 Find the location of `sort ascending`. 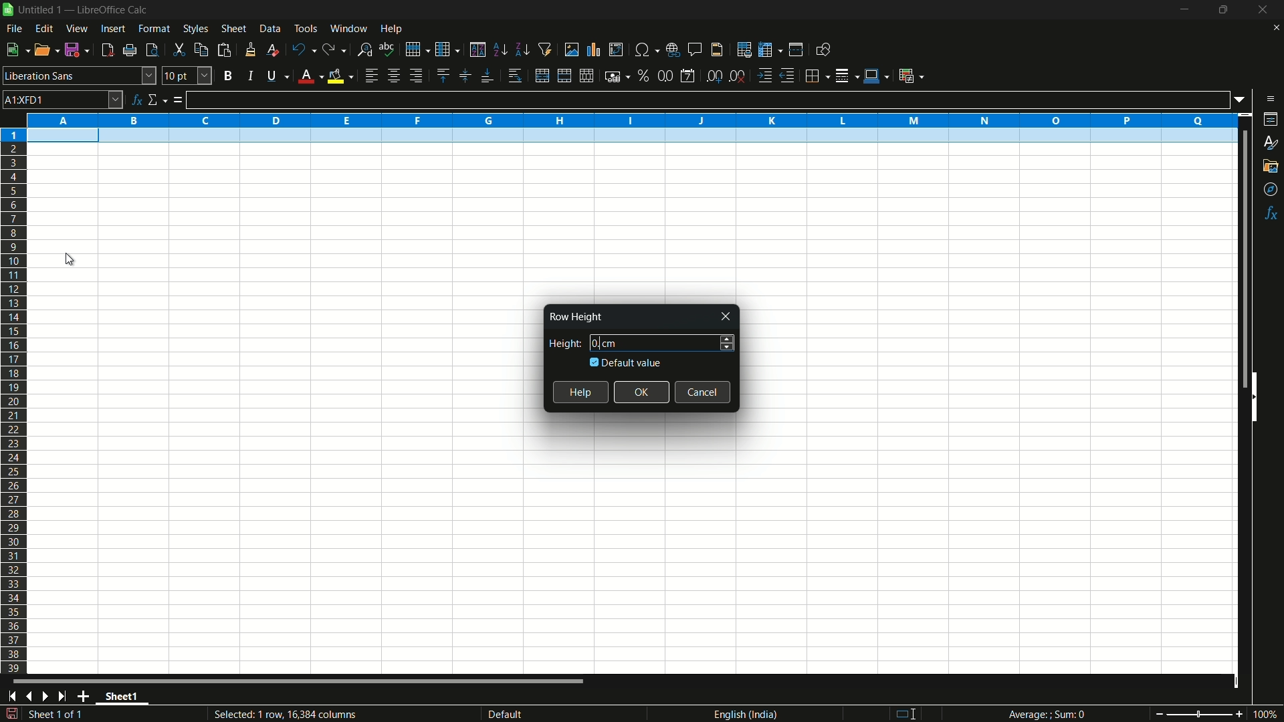

sort ascending is located at coordinates (500, 50).